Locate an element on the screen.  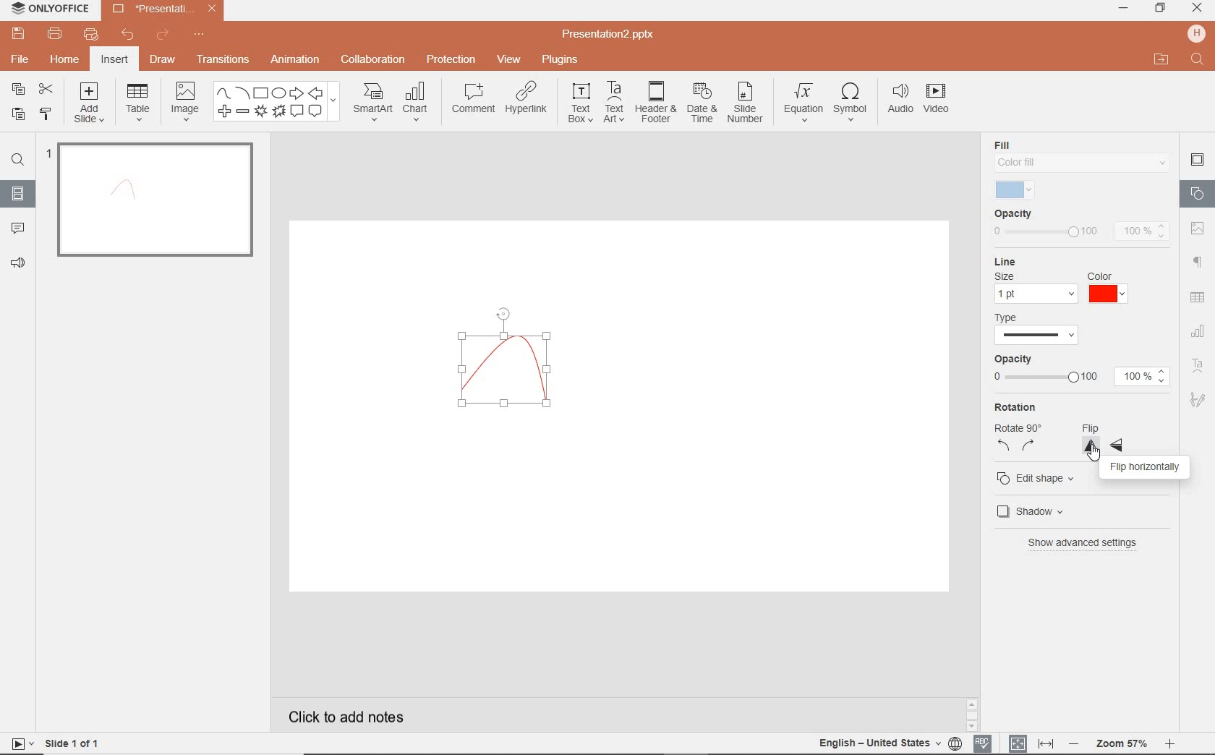
COLLABORATION is located at coordinates (373, 59).